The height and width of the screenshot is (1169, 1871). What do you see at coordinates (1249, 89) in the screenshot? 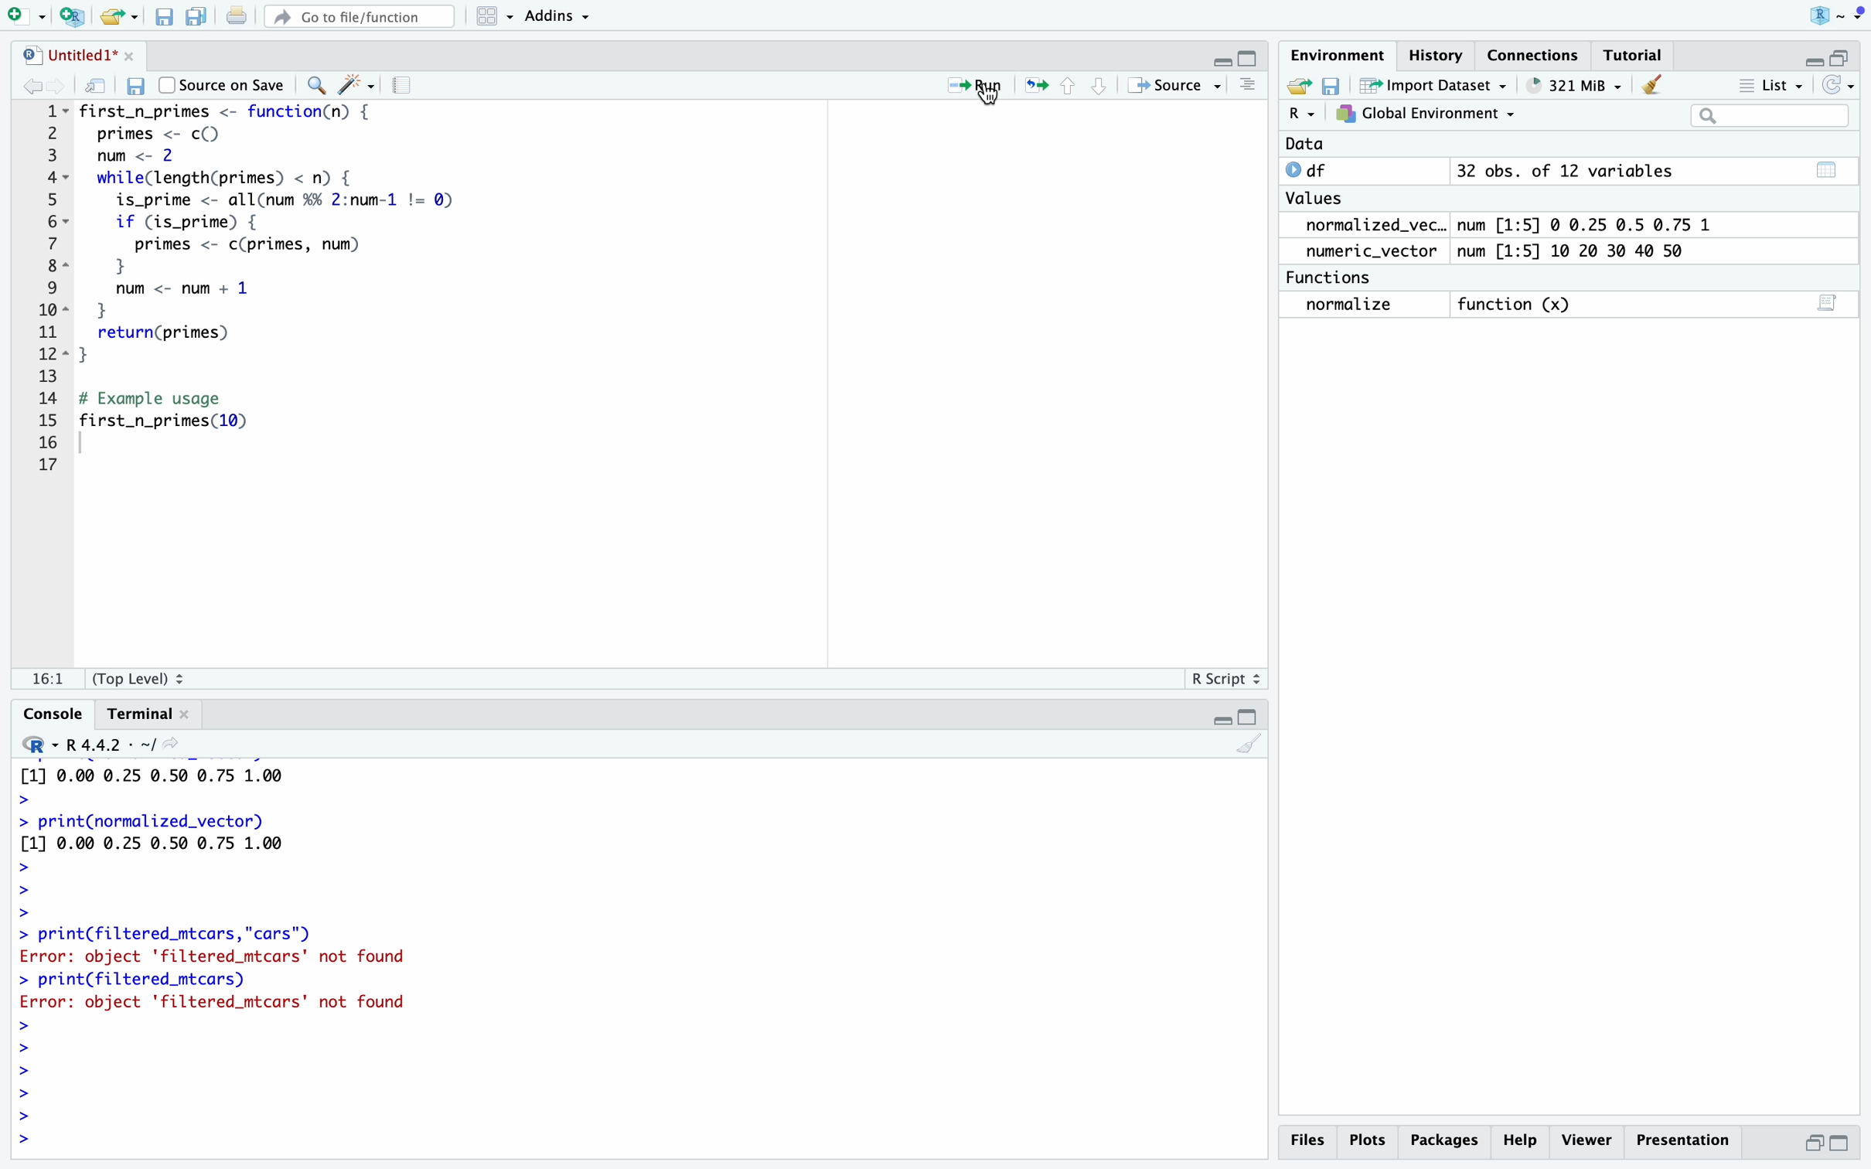
I see `show document line` at bounding box center [1249, 89].